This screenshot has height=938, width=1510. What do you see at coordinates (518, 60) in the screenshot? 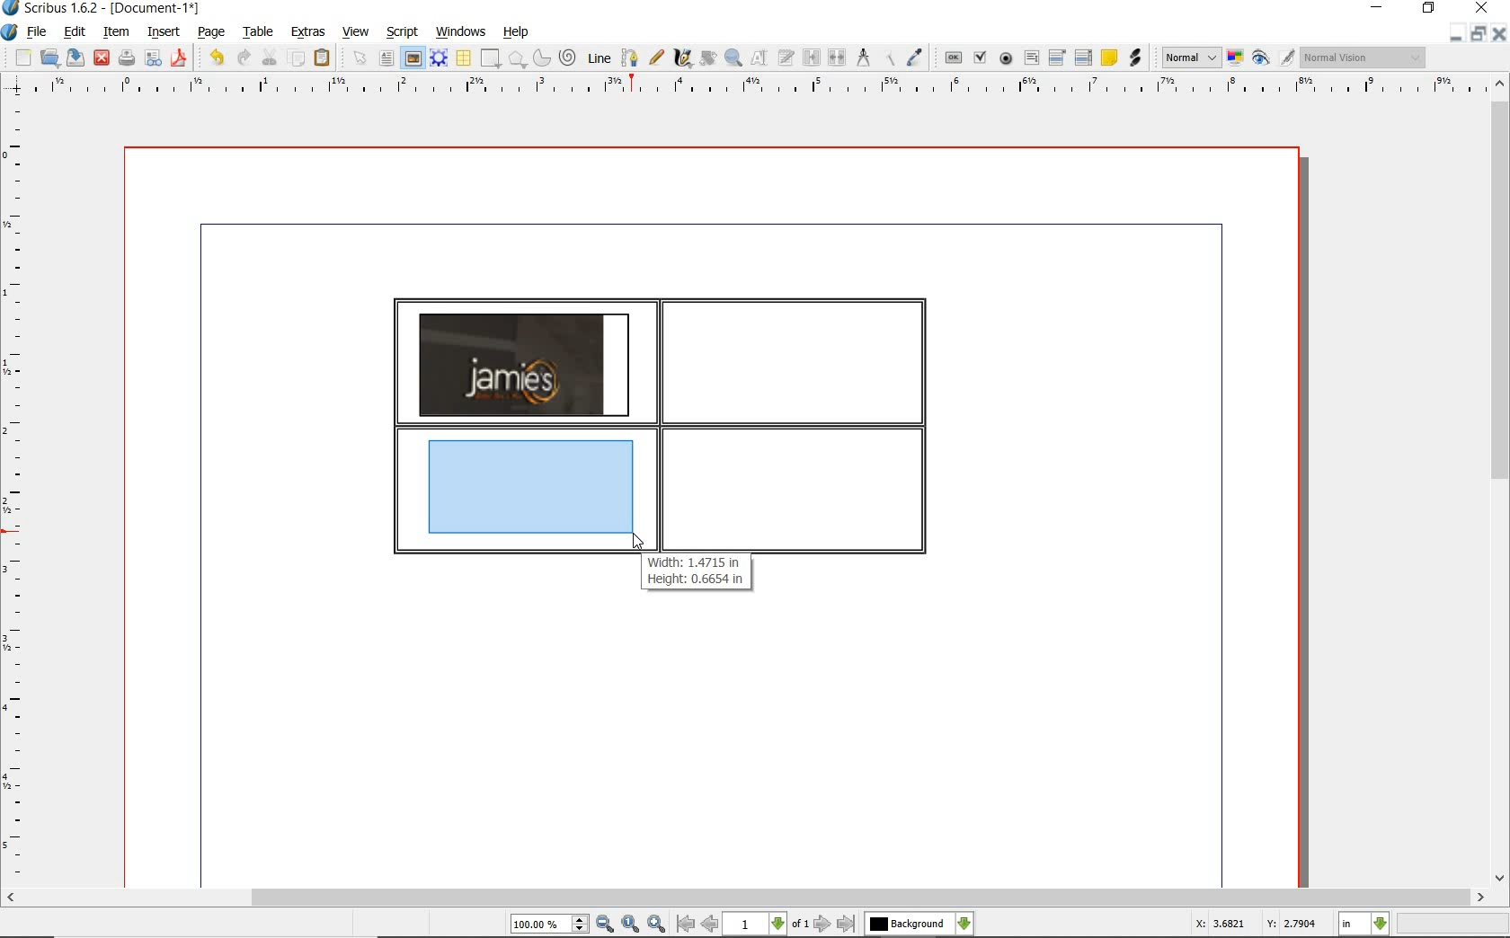
I see `shape` at bounding box center [518, 60].